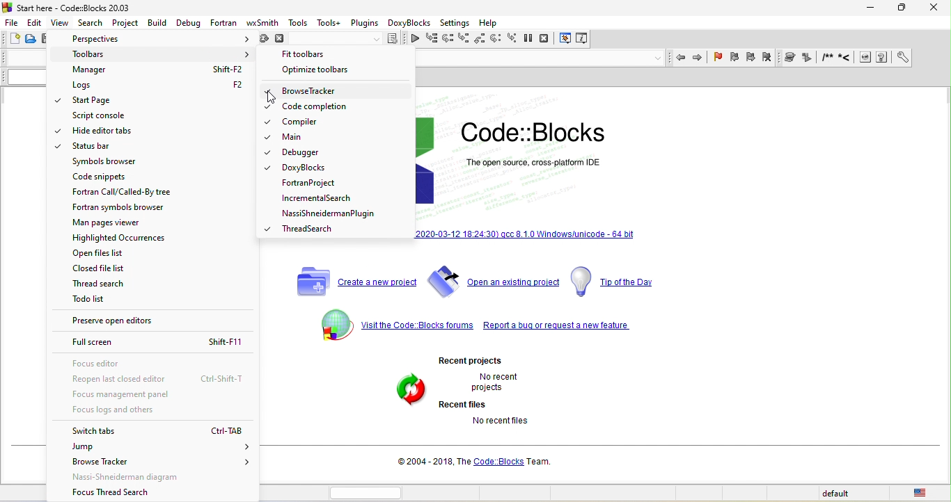 This screenshot has width=951, height=502. I want to click on rebuild, so click(262, 41).